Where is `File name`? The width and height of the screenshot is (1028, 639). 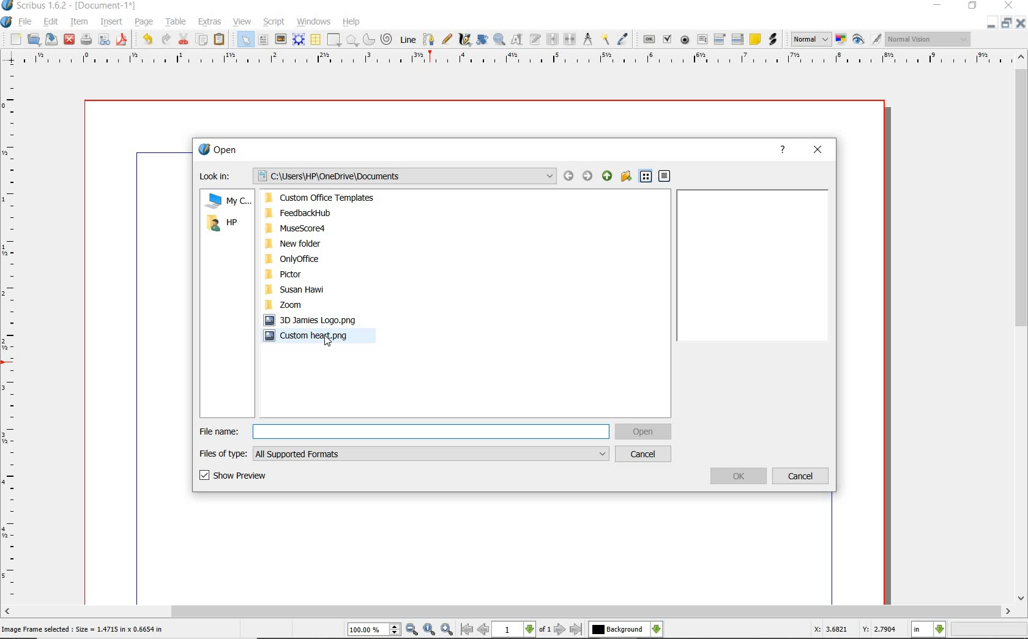 File name is located at coordinates (404, 432).